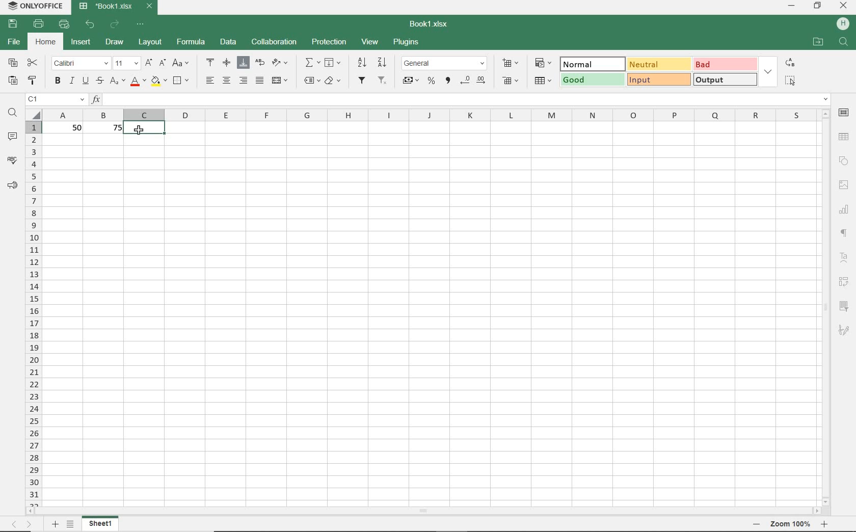 The width and height of the screenshot is (856, 532). I want to click on fill color, so click(158, 82).